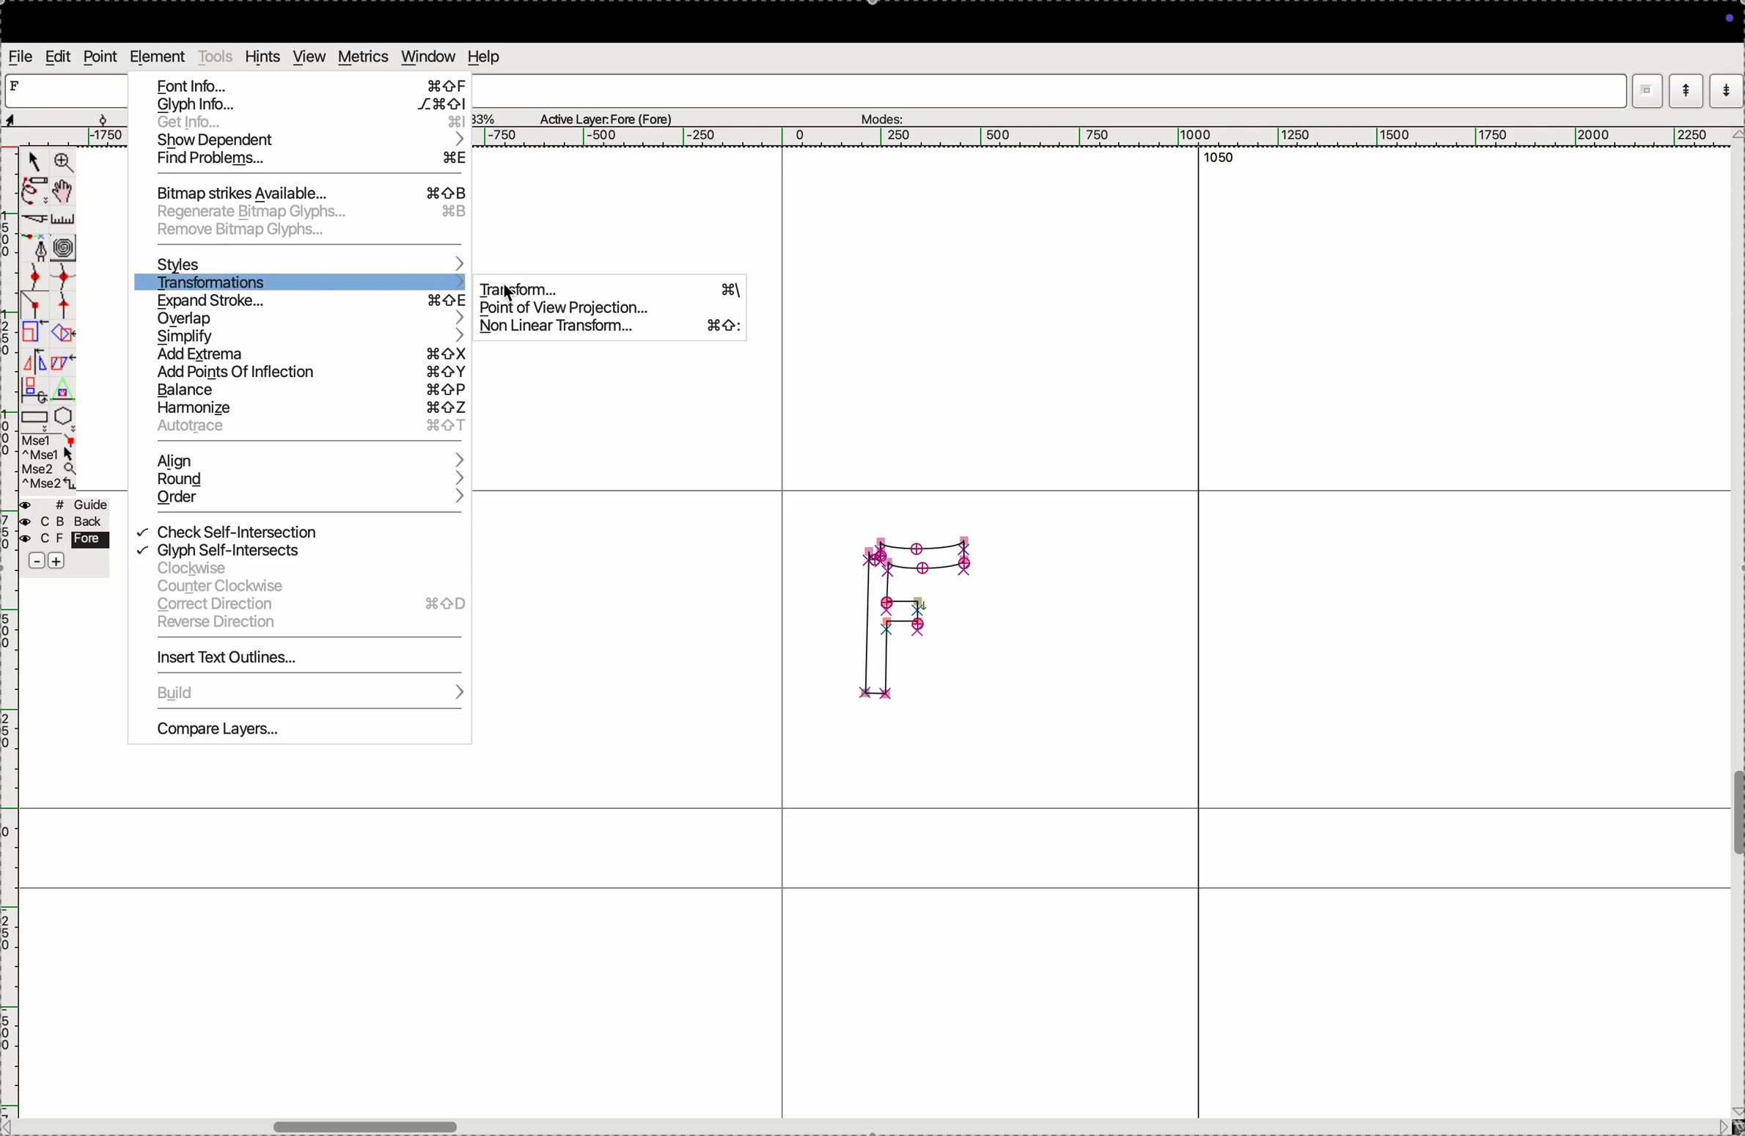 This screenshot has width=1745, height=1136. What do you see at coordinates (312, 105) in the screenshot?
I see `glyph info` at bounding box center [312, 105].